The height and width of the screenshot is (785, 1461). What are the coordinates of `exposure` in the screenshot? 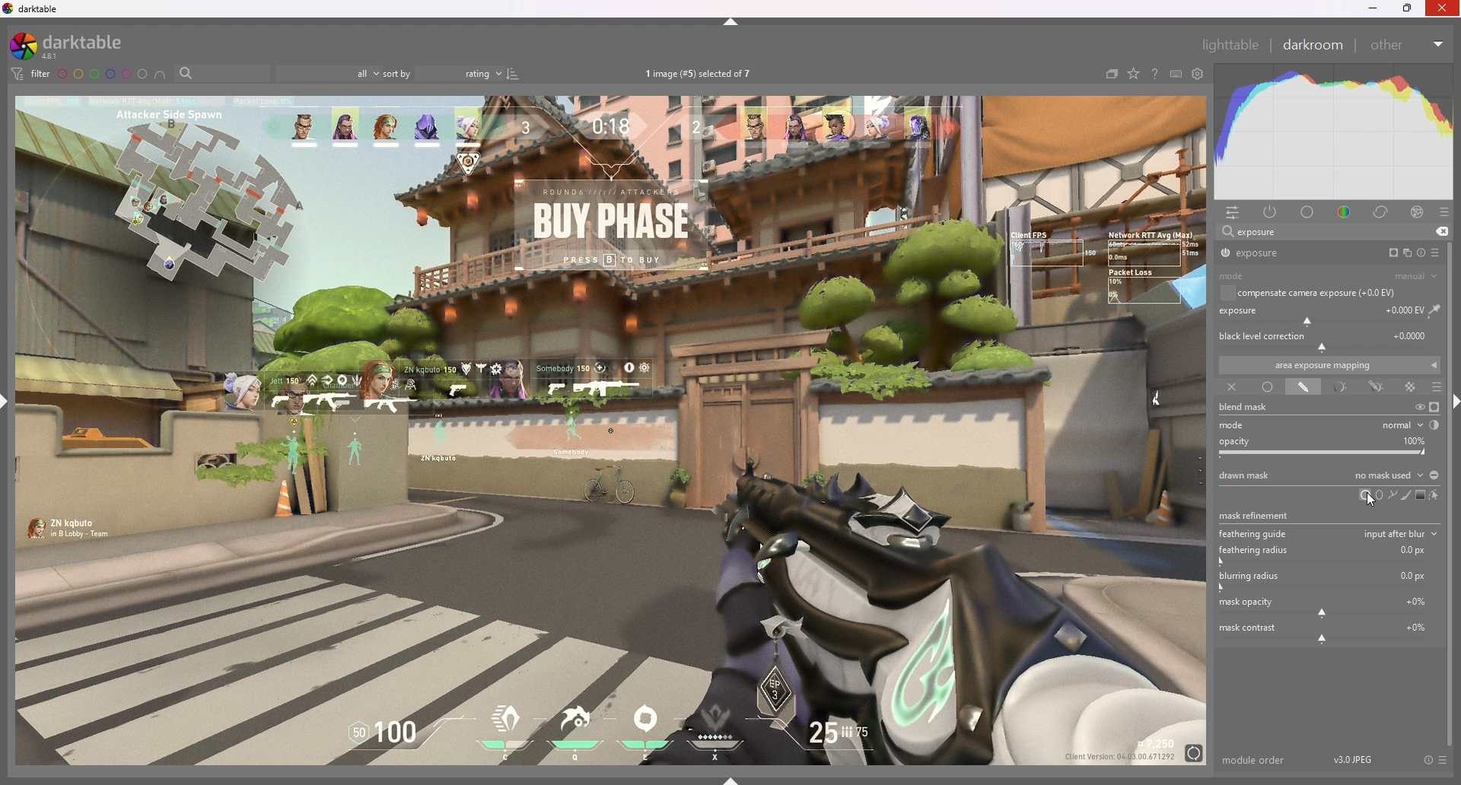 It's located at (1288, 253).